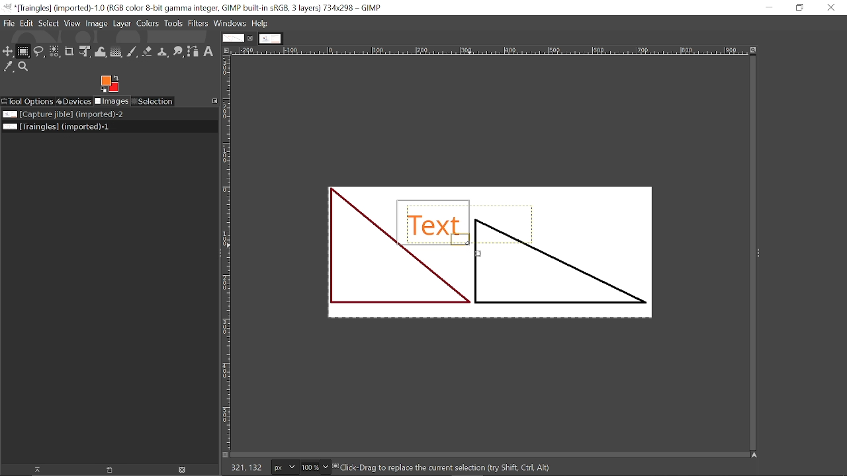 This screenshot has height=476, width=847. Describe the element at coordinates (230, 24) in the screenshot. I see `Windows` at that location.